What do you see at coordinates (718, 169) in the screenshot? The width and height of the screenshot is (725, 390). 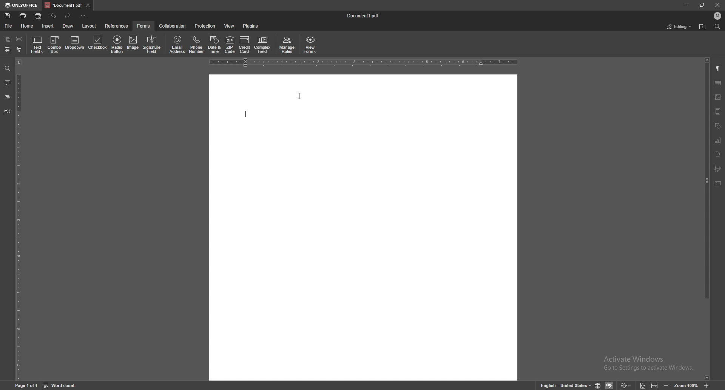 I see `signature field` at bounding box center [718, 169].